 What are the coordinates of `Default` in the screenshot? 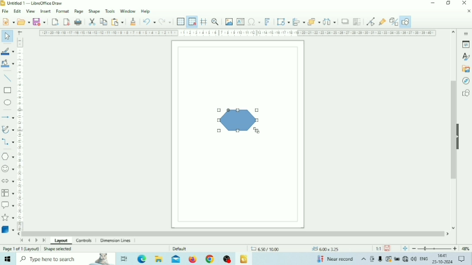 It's located at (180, 249).